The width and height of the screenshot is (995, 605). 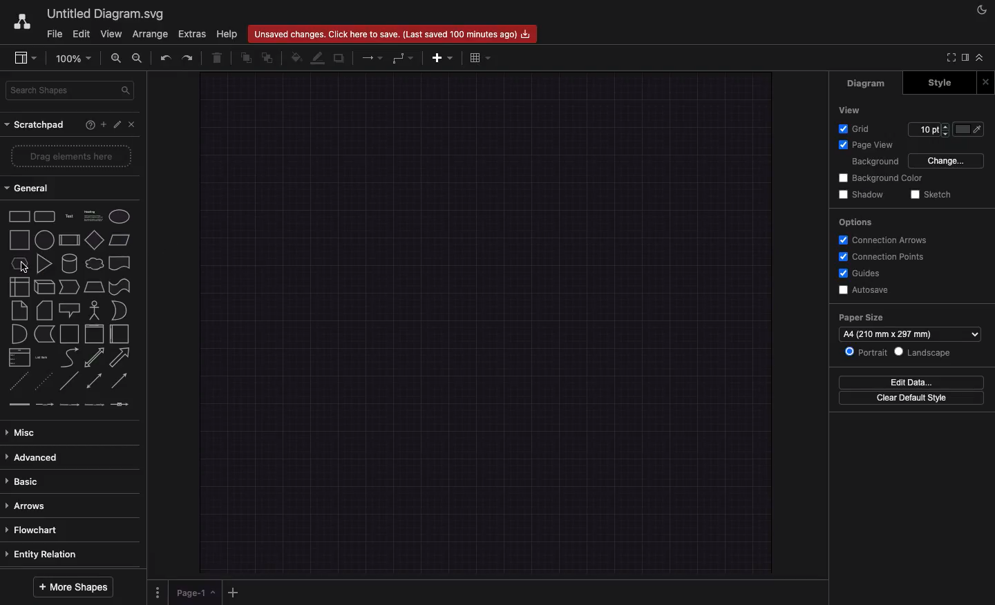 I want to click on Zoom out, so click(x=137, y=57).